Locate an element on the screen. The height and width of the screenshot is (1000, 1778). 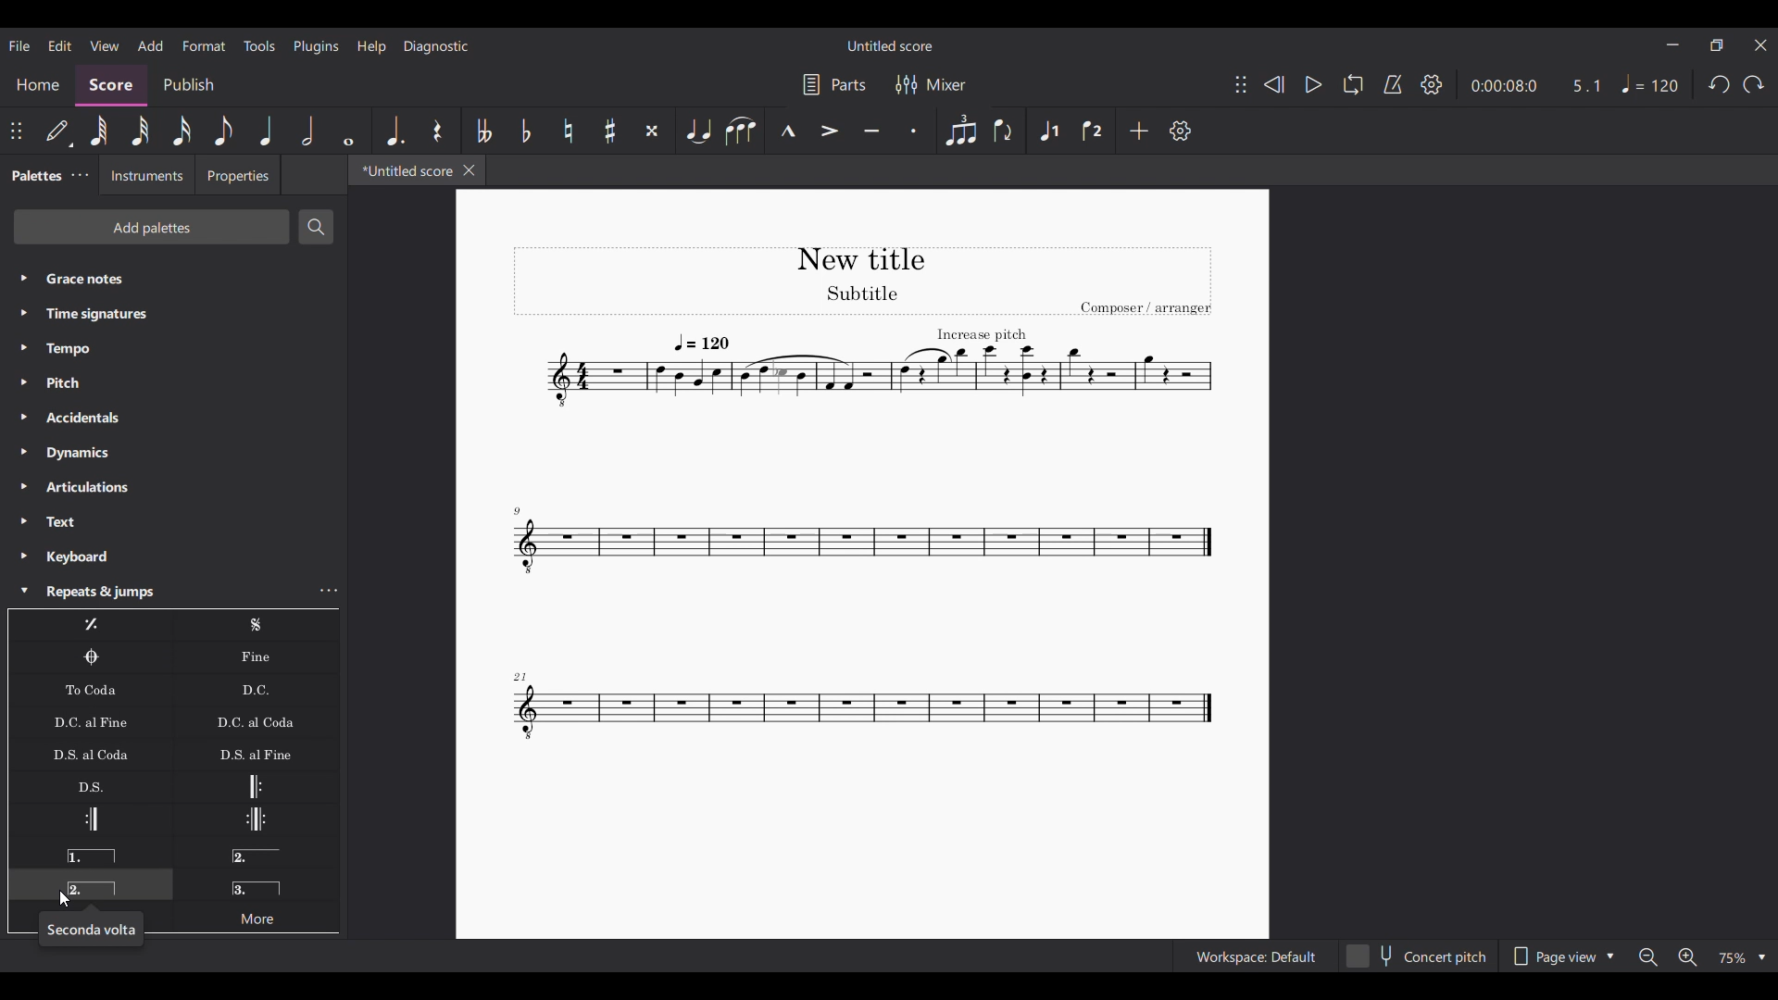
Grace notes is located at coordinates (173, 279).